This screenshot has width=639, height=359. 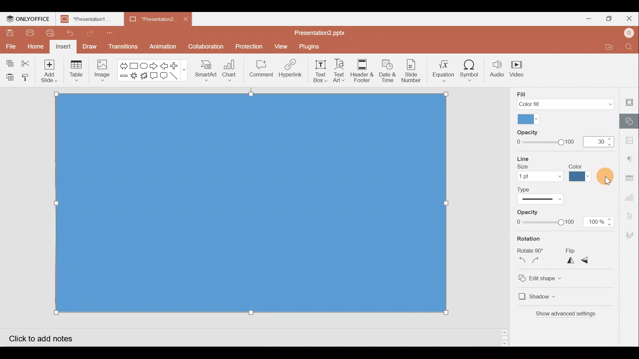 I want to click on Account name, so click(x=630, y=33).